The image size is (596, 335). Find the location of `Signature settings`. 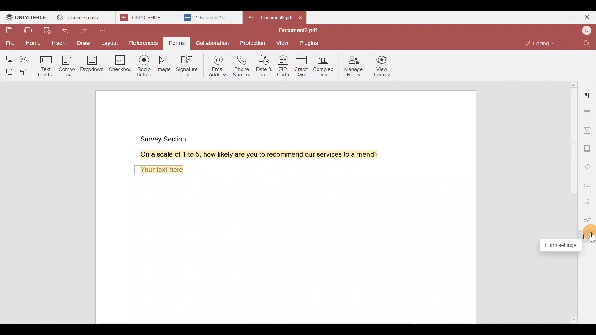

Signature settings is located at coordinates (589, 218).